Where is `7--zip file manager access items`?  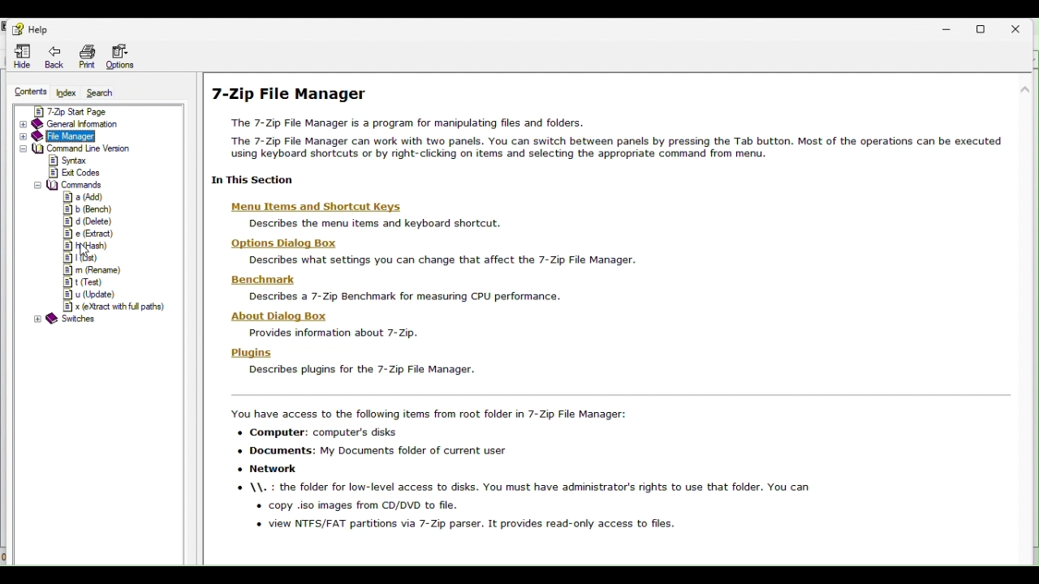 7--zip file manager access items is located at coordinates (619, 473).